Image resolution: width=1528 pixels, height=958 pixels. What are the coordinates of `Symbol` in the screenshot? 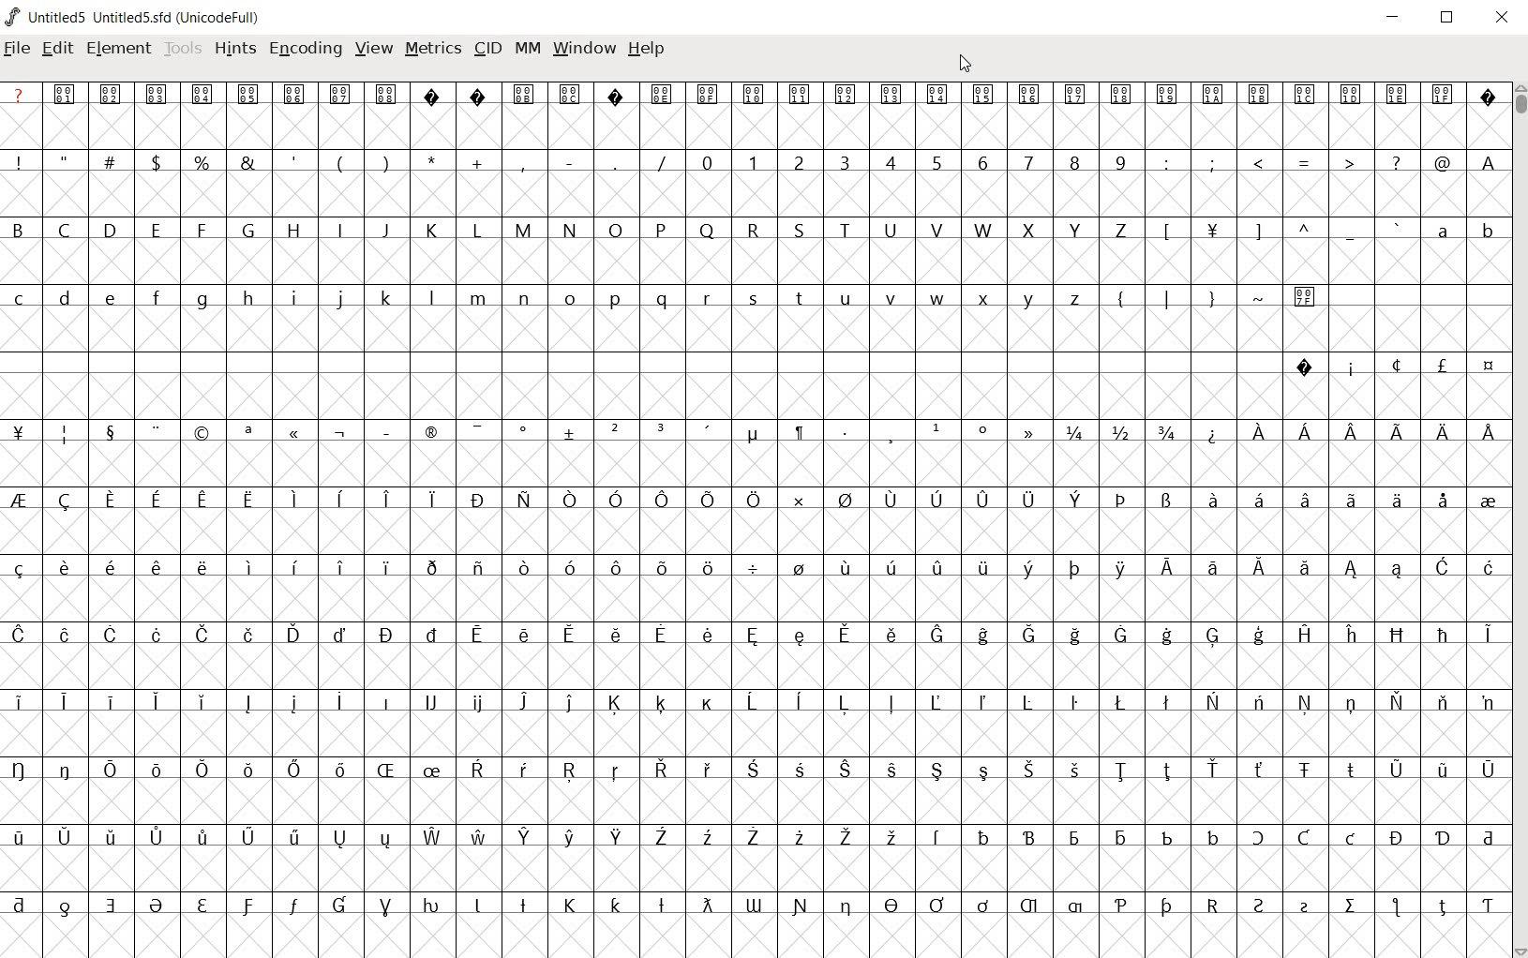 It's located at (66, 633).